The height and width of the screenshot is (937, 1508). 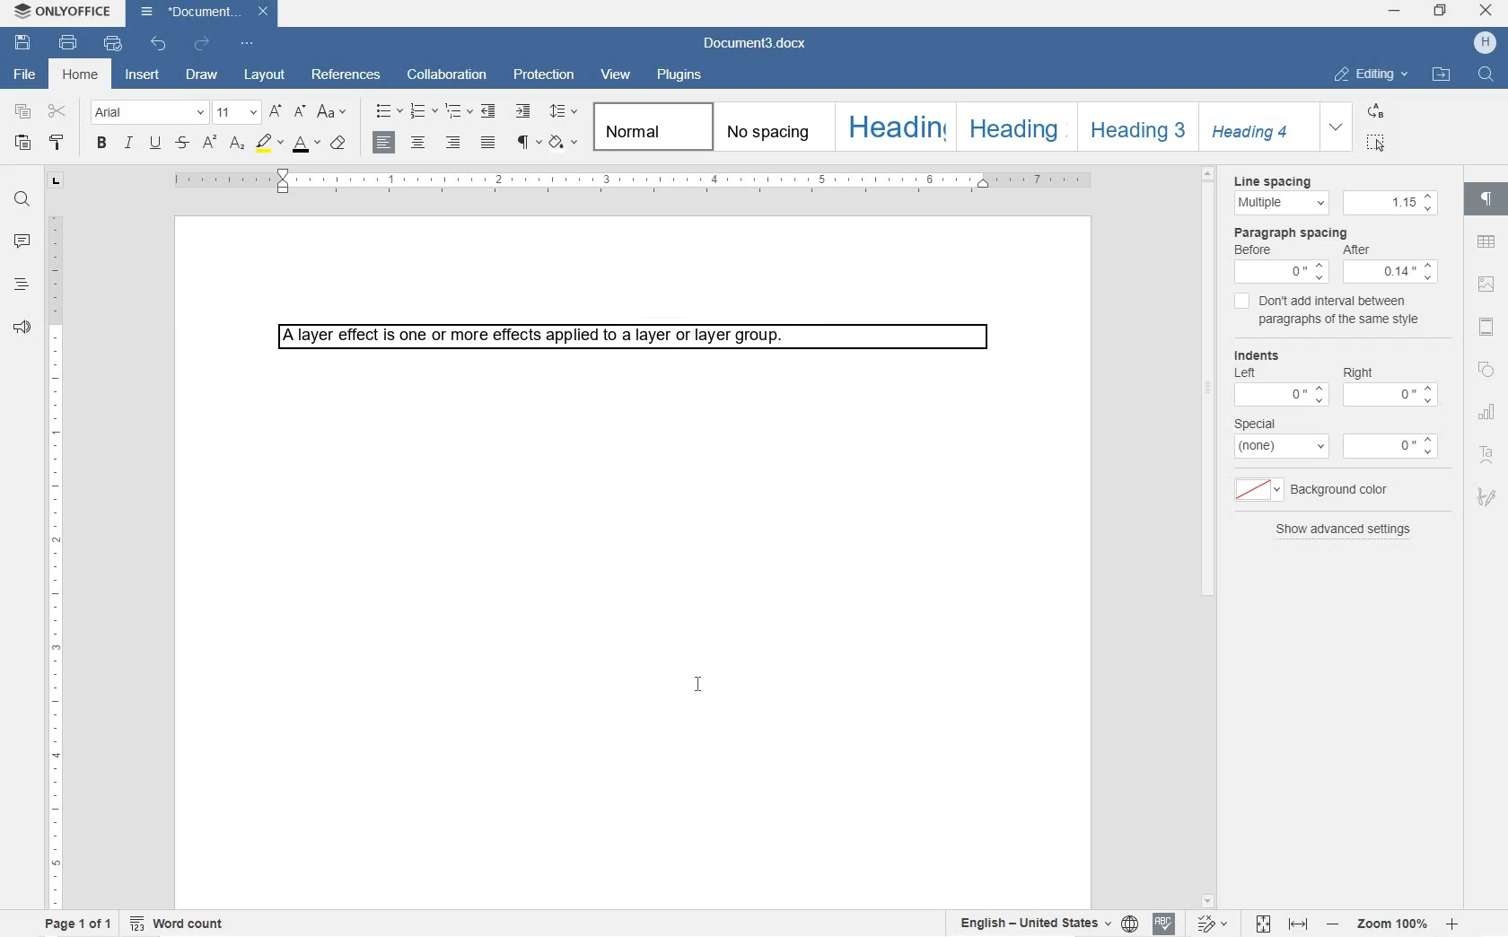 What do you see at coordinates (146, 115) in the screenshot?
I see `FONT NAME` at bounding box center [146, 115].